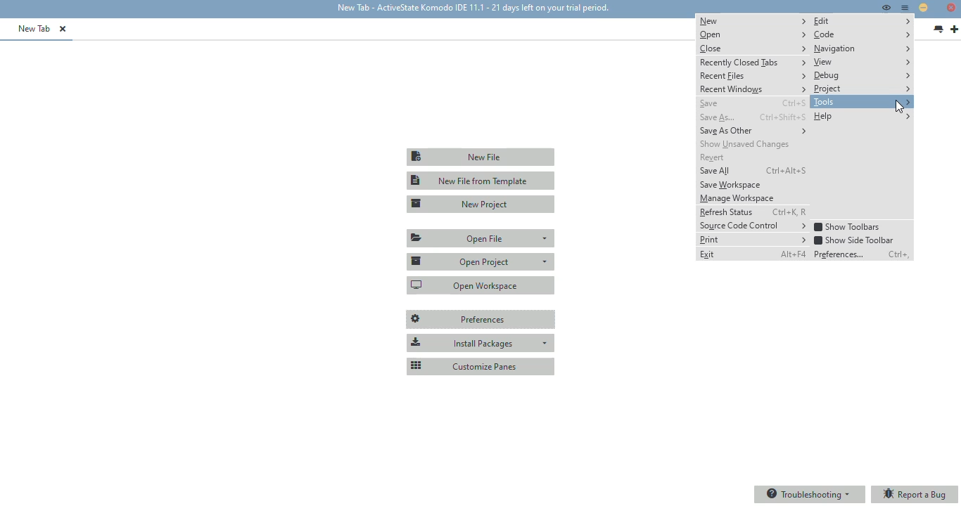 This screenshot has height=506, width=961. I want to click on install packages, so click(480, 343).